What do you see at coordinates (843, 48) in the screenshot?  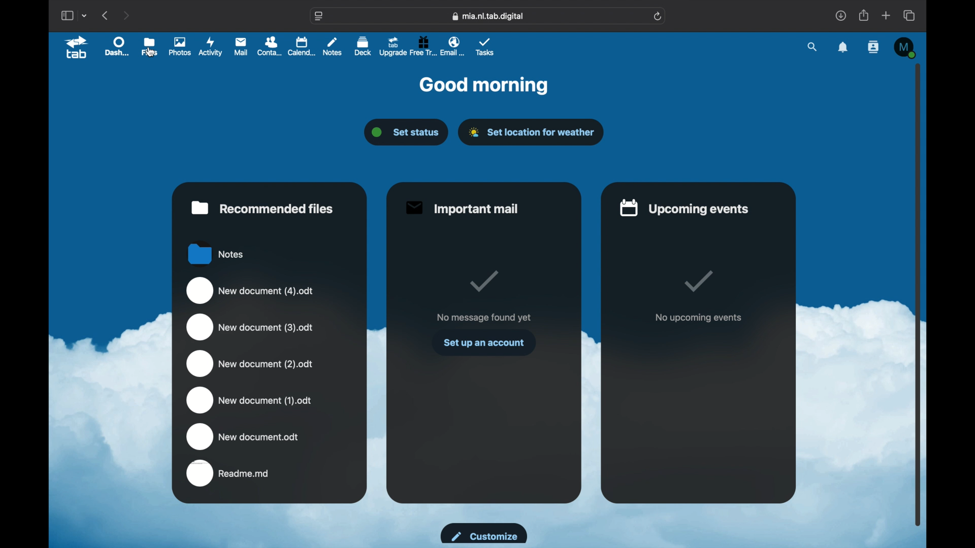 I see `notifications` at bounding box center [843, 48].